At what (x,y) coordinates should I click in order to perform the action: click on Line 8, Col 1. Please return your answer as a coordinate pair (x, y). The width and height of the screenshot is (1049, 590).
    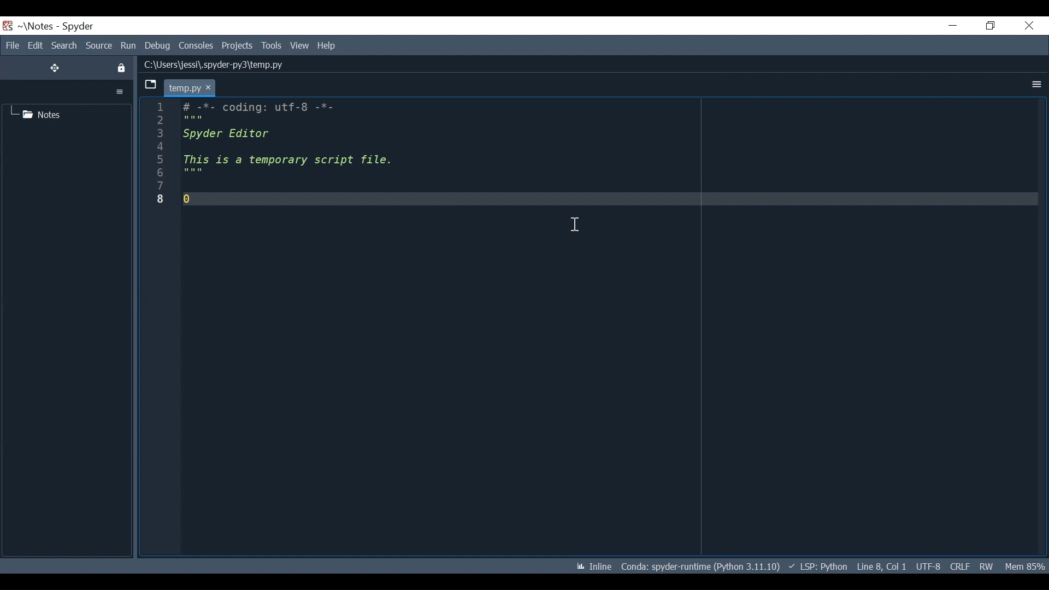
    Looking at the image, I should click on (881, 567).